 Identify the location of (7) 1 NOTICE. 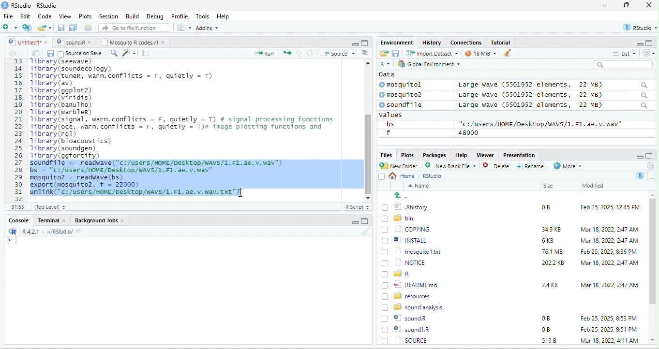
(403, 263).